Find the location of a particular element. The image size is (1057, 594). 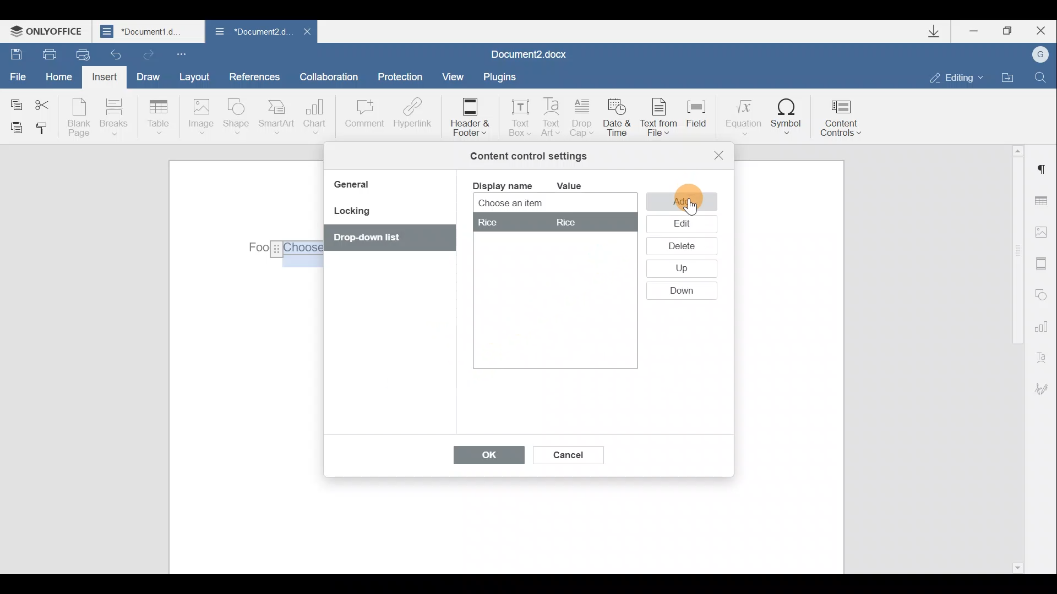

Table is located at coordinates (159, 118).